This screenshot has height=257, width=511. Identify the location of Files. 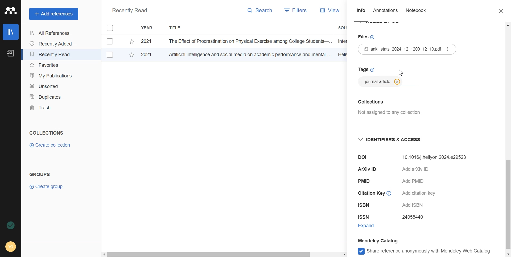
(400, 49).